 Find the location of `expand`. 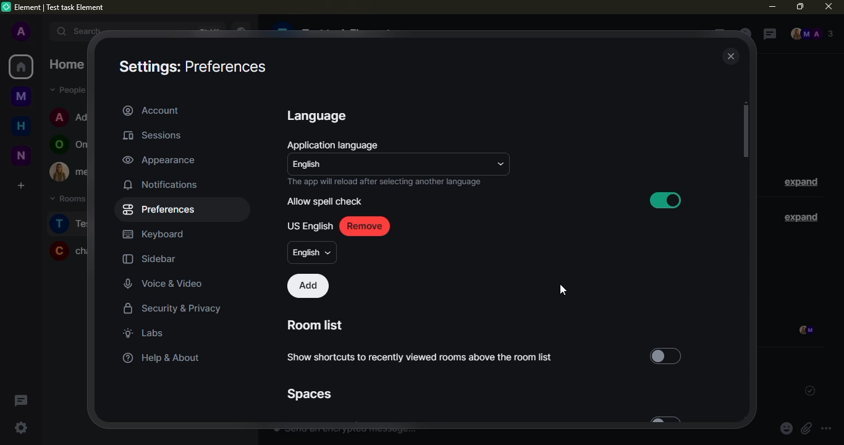

expand is located at coordinates (798, 216).